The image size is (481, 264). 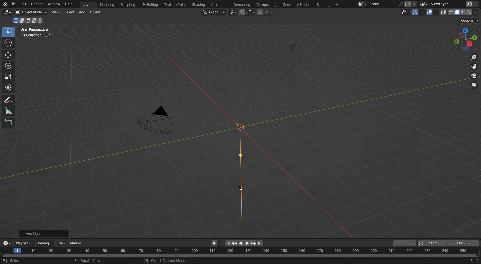 I want to click on Edit, so click(x=23, y=4).